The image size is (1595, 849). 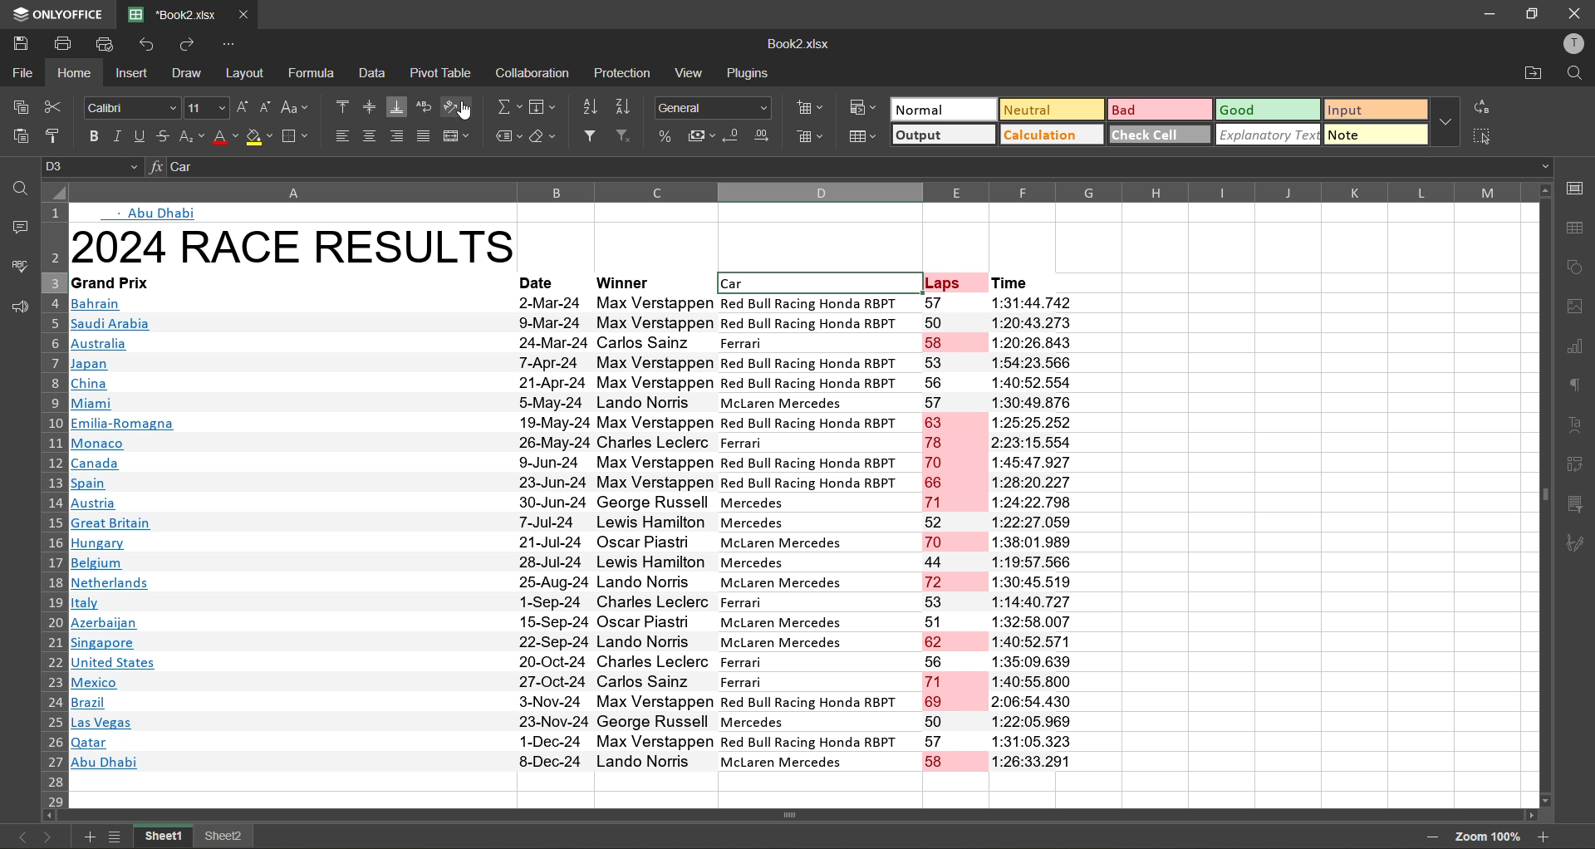 I want to click on calculation, so click(x=1046, y=137).